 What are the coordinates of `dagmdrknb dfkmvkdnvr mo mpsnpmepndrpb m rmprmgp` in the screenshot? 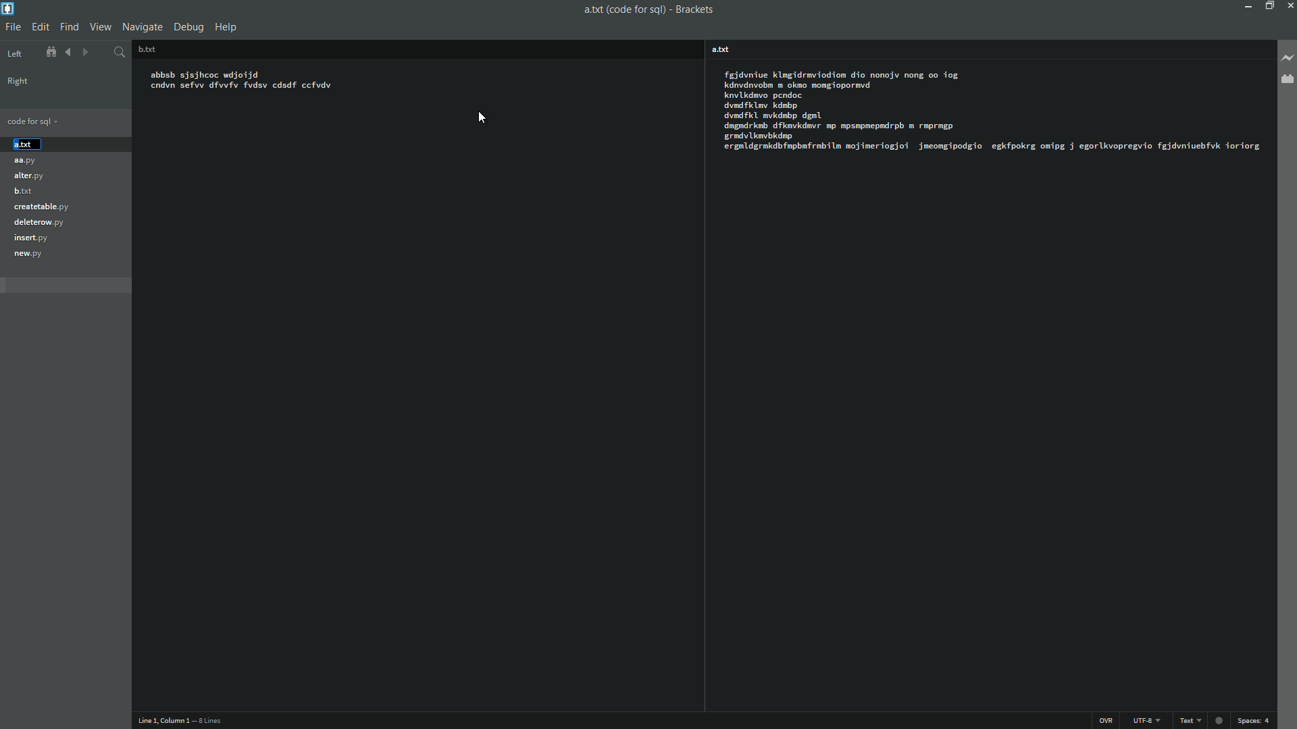 It's located at (839, 125).